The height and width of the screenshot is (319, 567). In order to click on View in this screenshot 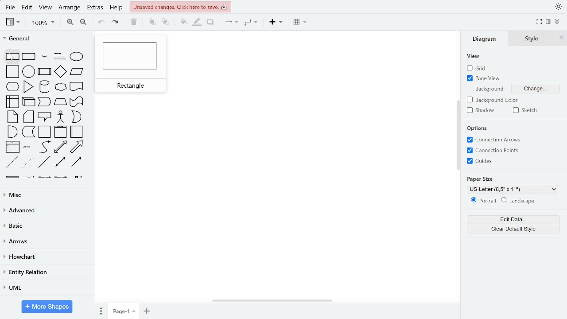, I will do `click(474, 56)`.